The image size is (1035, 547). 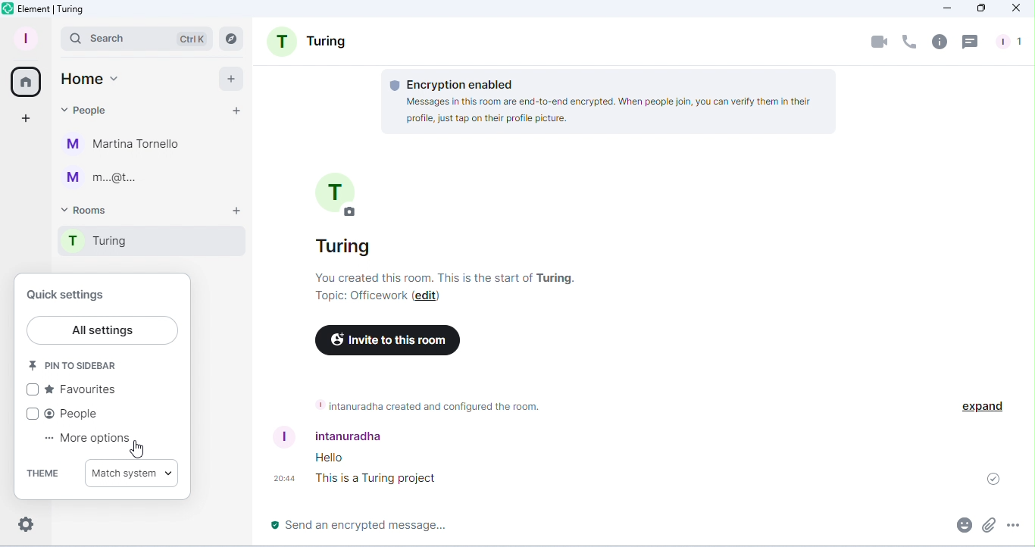 What do you see at coordinates (136, 449) in the screenshot?
I see `Cursor` at bounding box center [136, 449].